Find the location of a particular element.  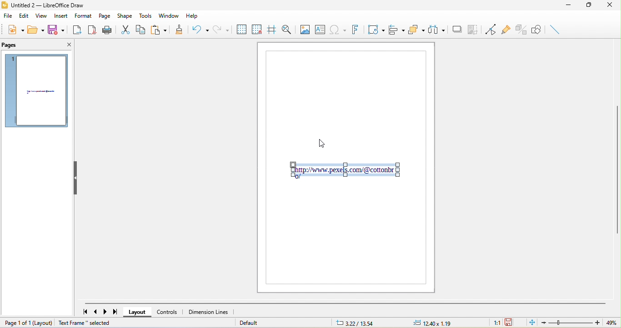

cursor  is located at coordinates (323, 142).